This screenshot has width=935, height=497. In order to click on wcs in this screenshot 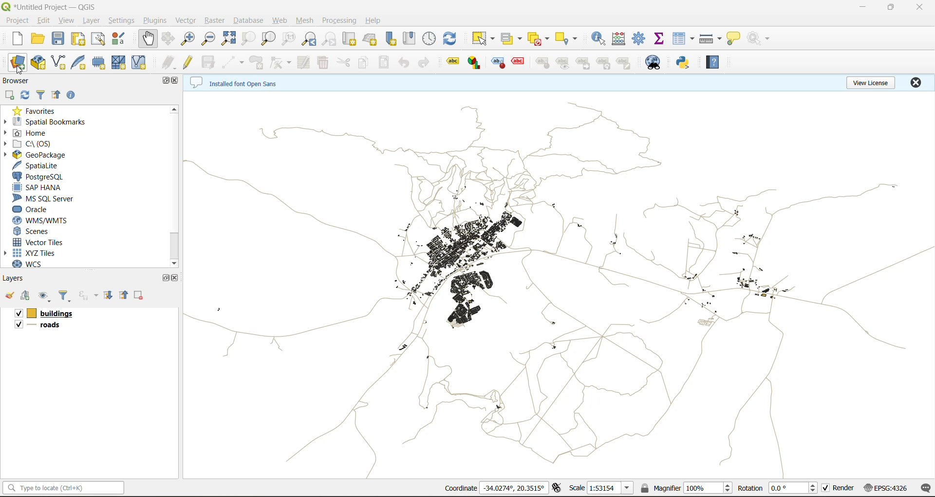, I will do `click(33, 264)`.